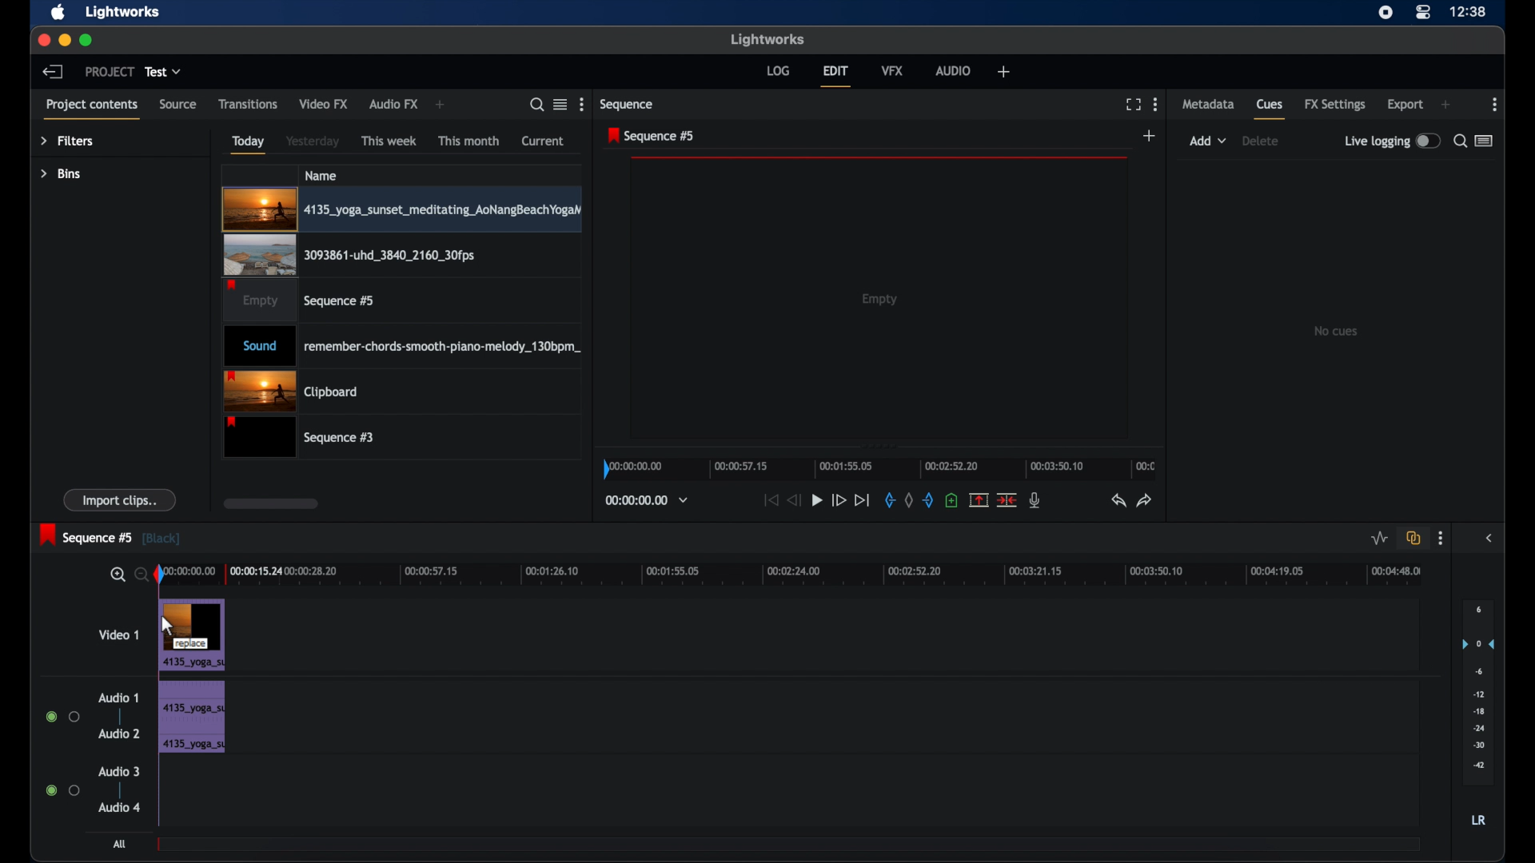 The width and height of the screenshot is (1535, 863). What do you see at coordinates (927, 499) in the screenshot?
I see `out mark` at bounding box center [927, 499].